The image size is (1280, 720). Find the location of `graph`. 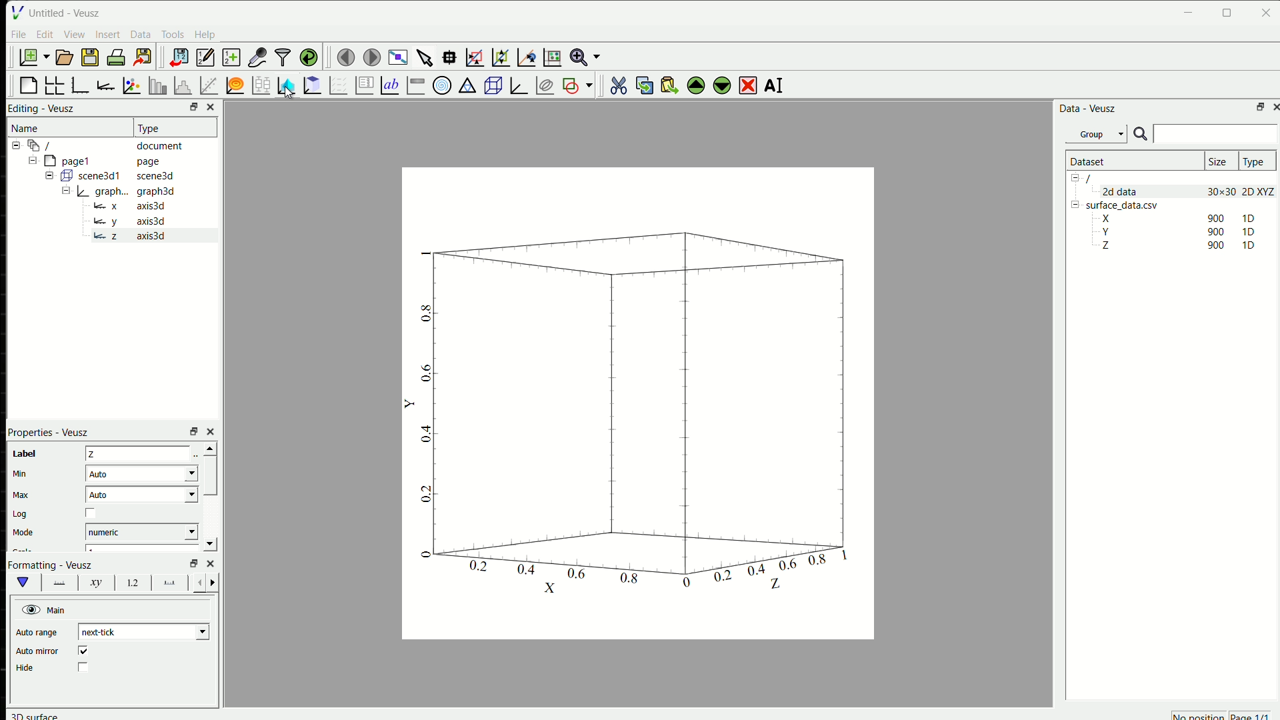

graph is located at coordinates (638, 418).